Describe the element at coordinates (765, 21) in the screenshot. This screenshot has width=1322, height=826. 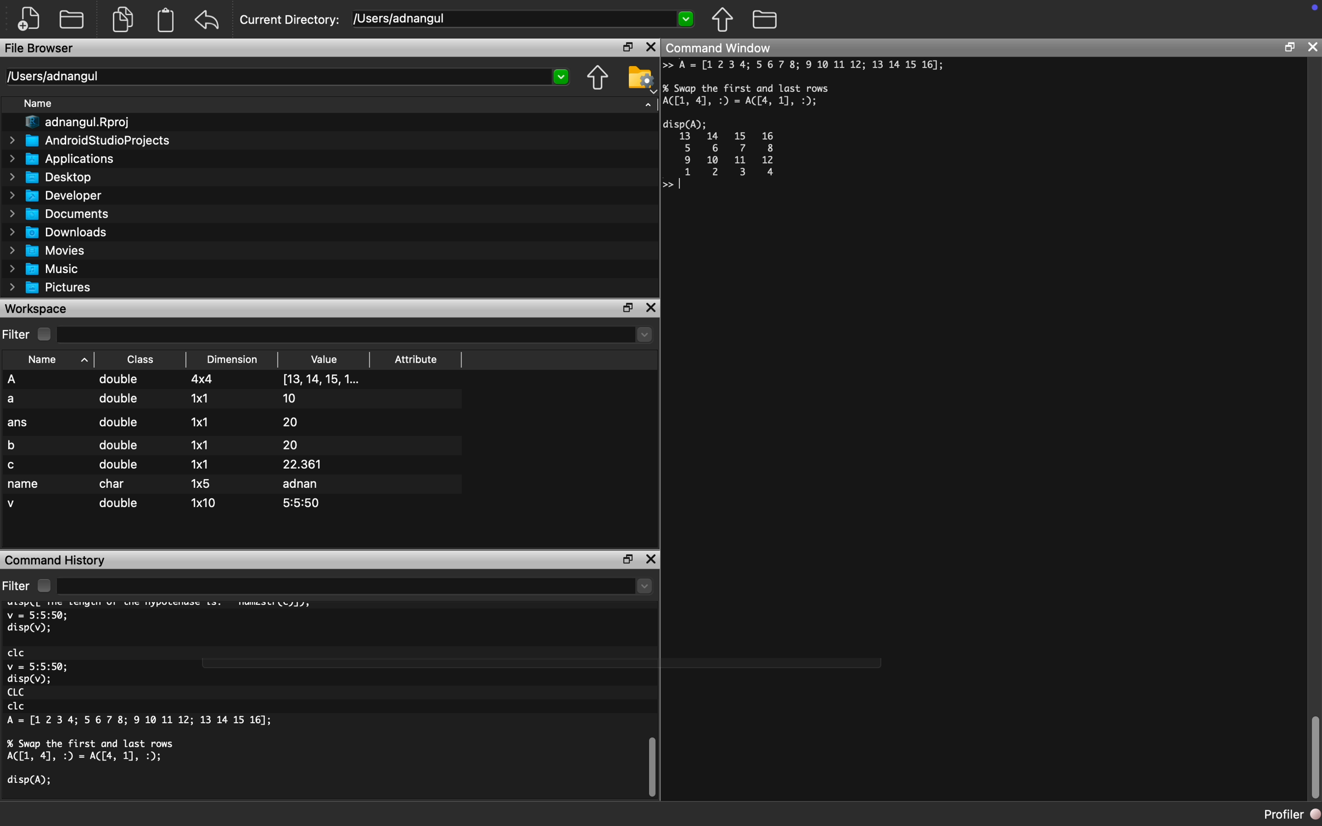
I see `Browse your files` at that location.